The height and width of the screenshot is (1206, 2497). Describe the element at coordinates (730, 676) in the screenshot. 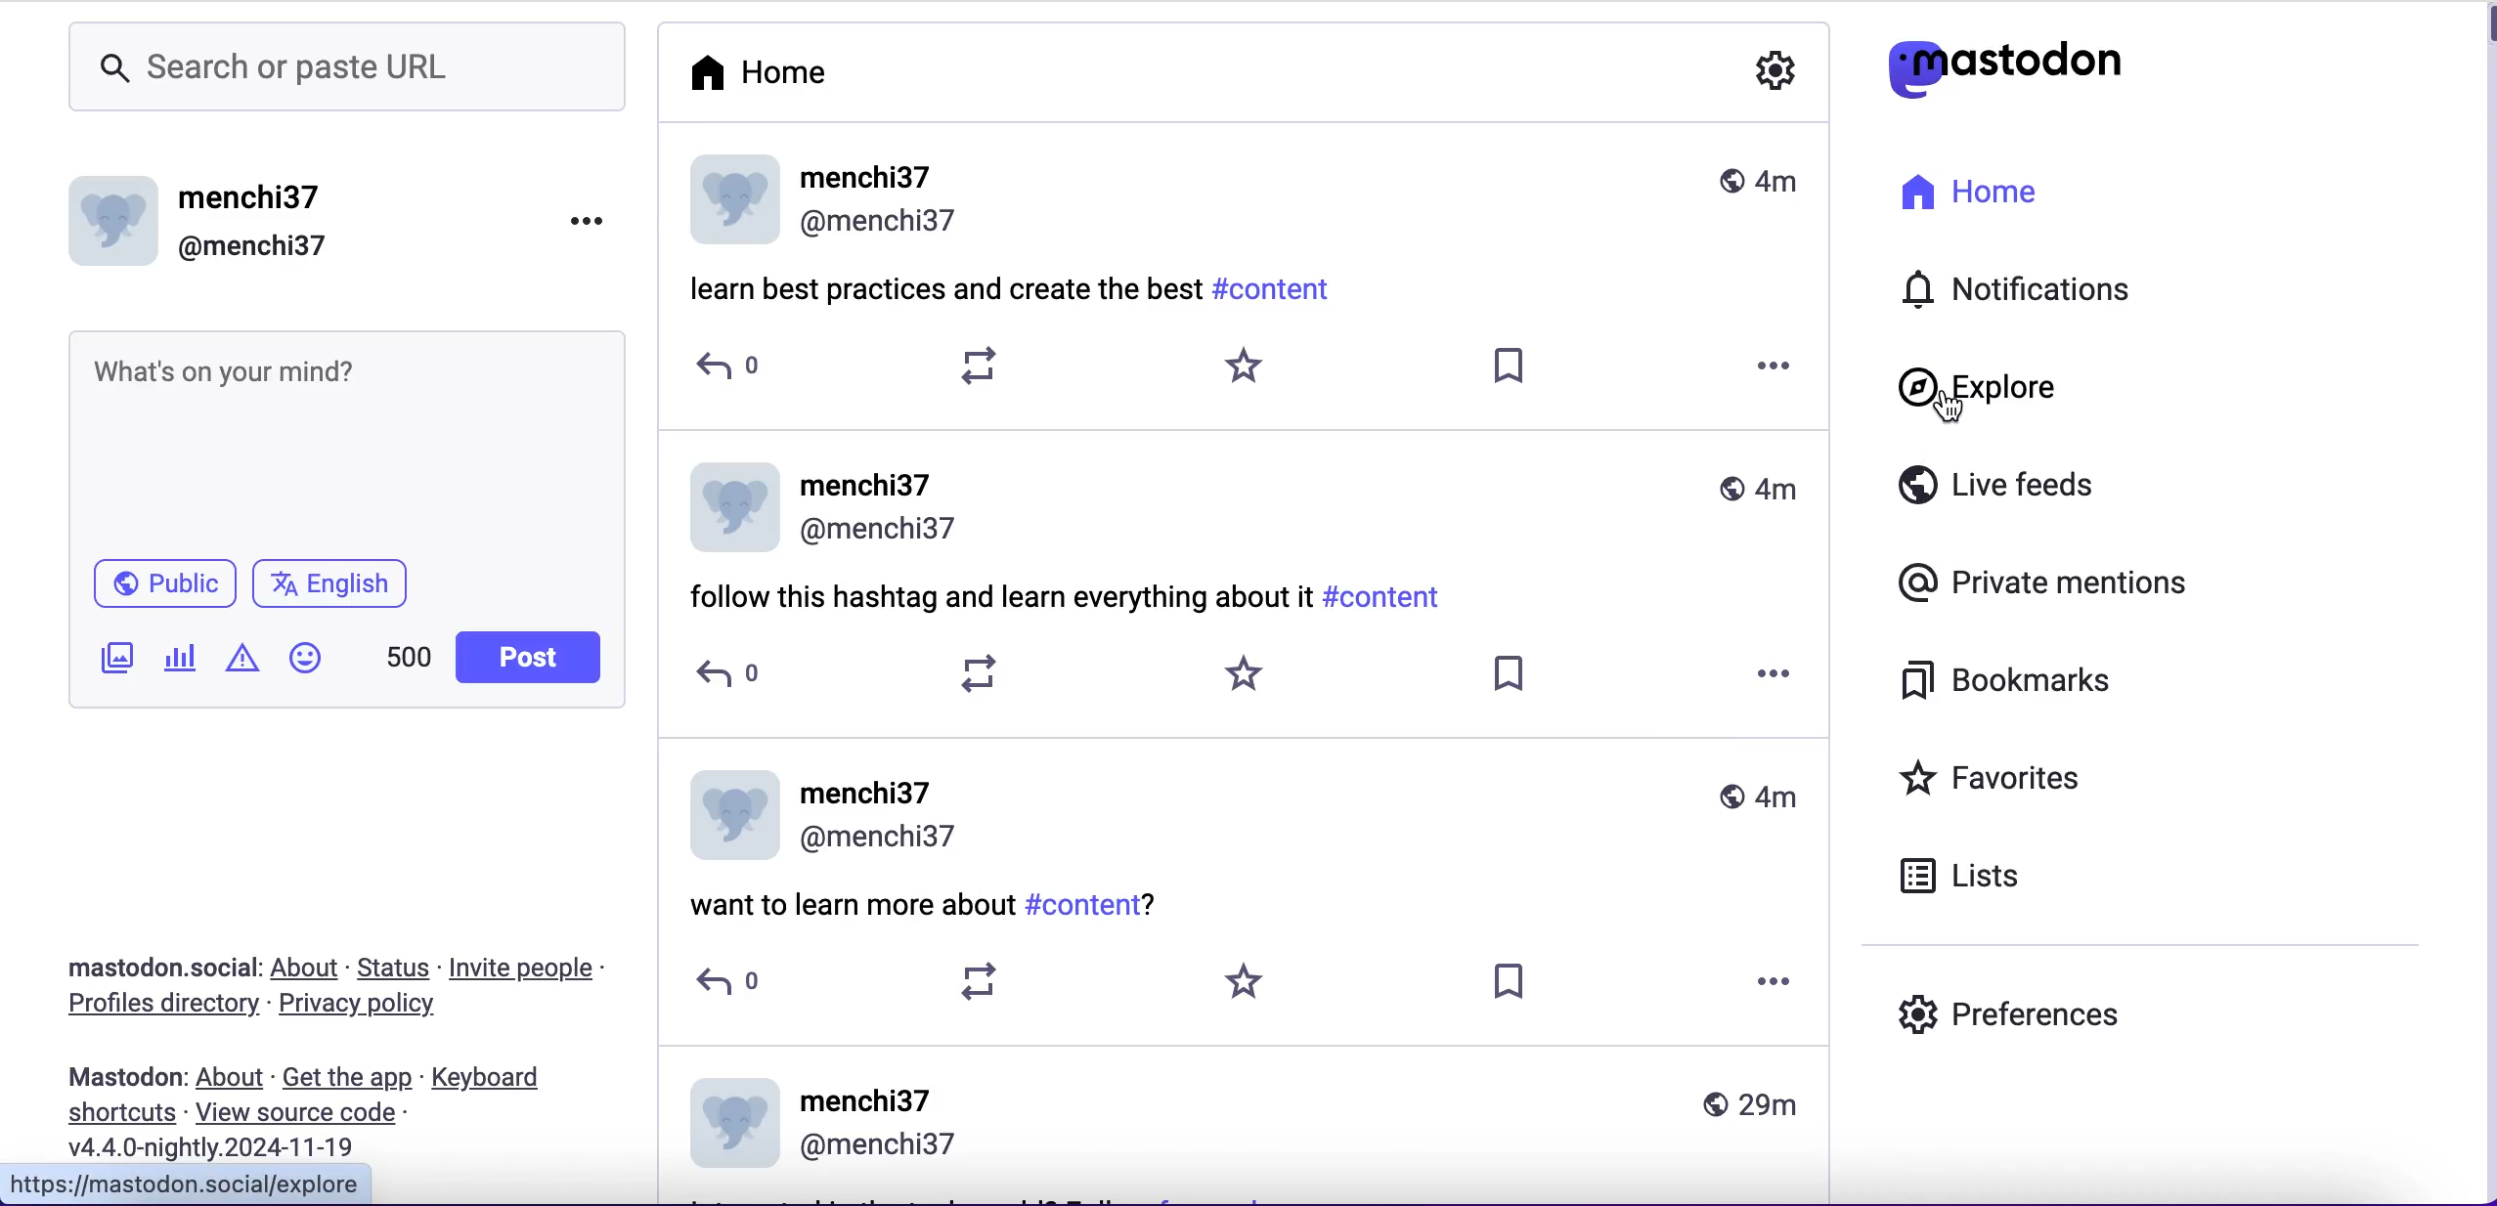

I see `reply` at that location.